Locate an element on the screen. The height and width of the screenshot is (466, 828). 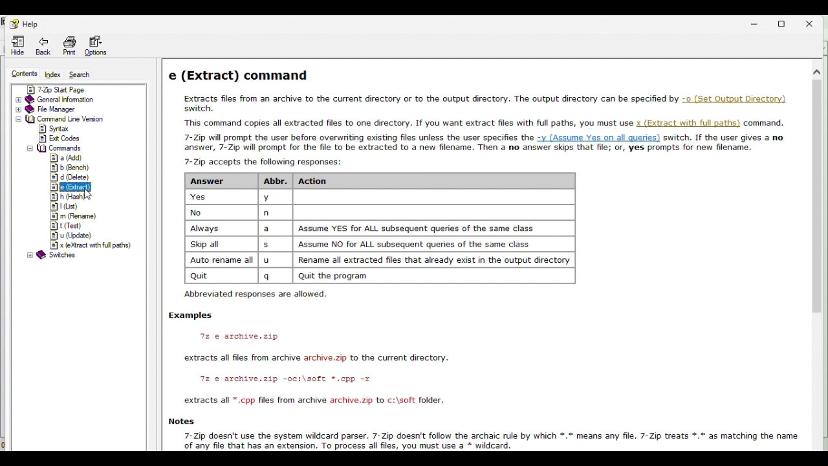
Search is located at coordinates (78, 74).